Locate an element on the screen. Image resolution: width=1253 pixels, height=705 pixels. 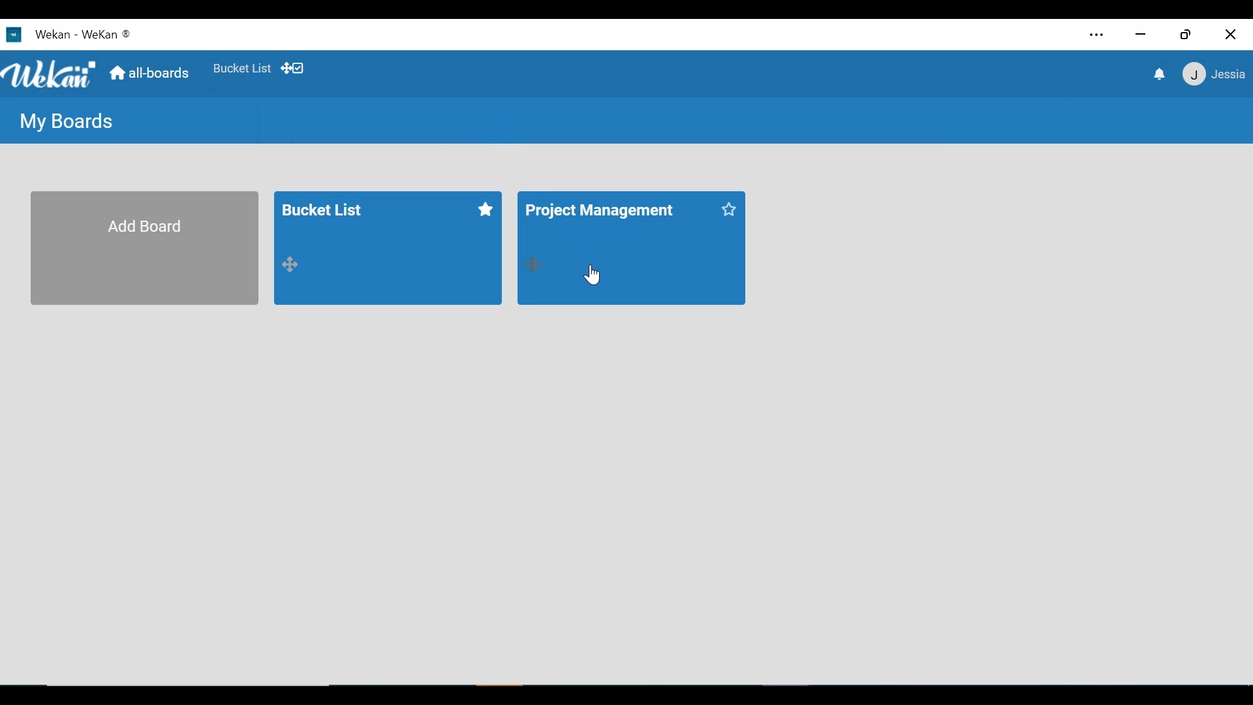
project management is located at coordinates (602, 213).